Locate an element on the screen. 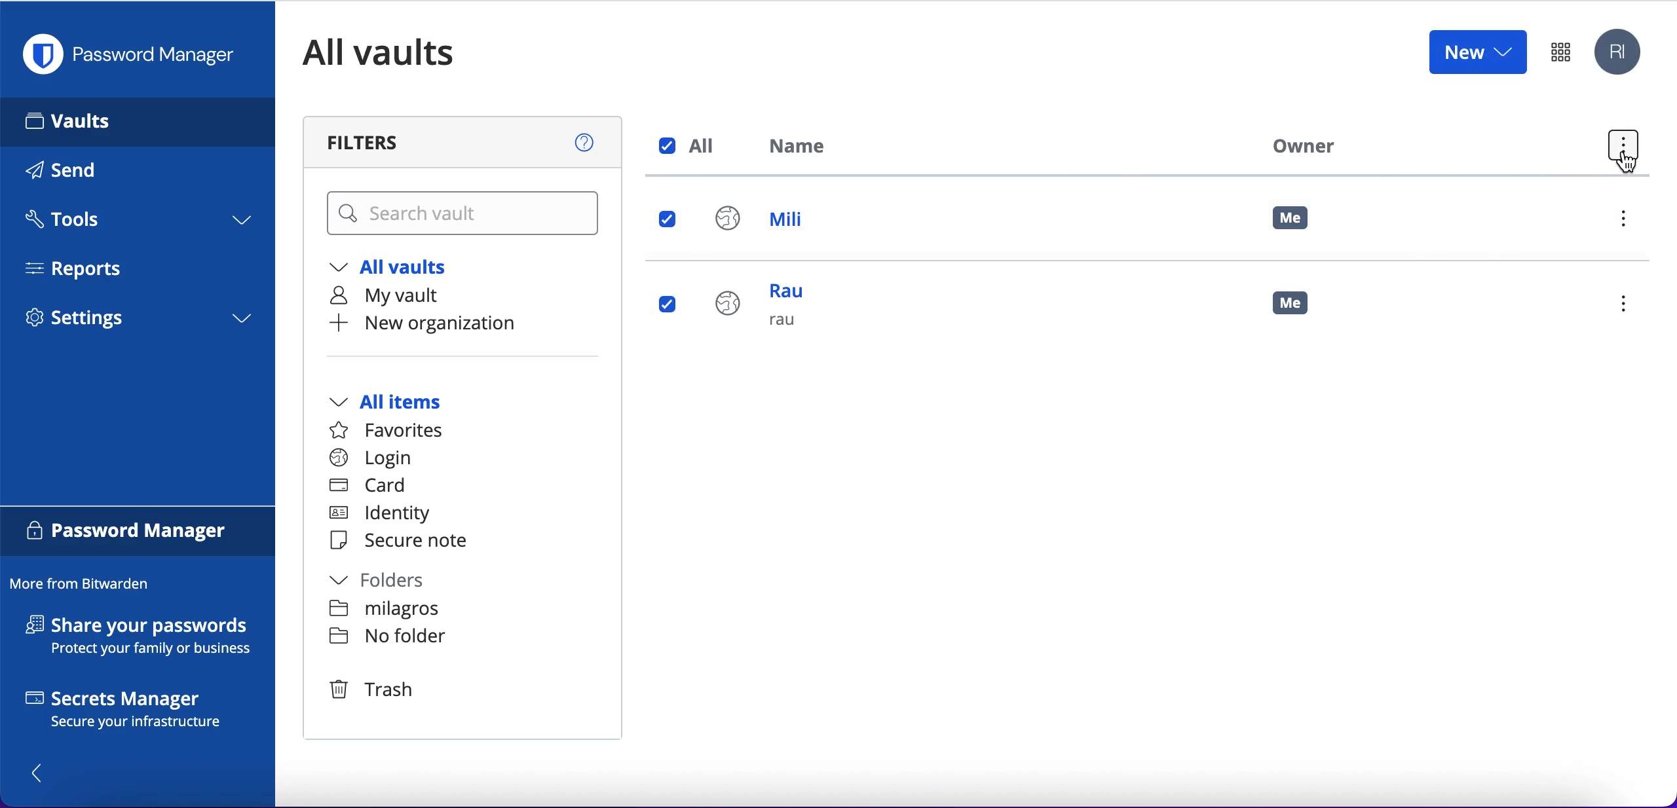  all vaults is located at coordinates (398, 52).